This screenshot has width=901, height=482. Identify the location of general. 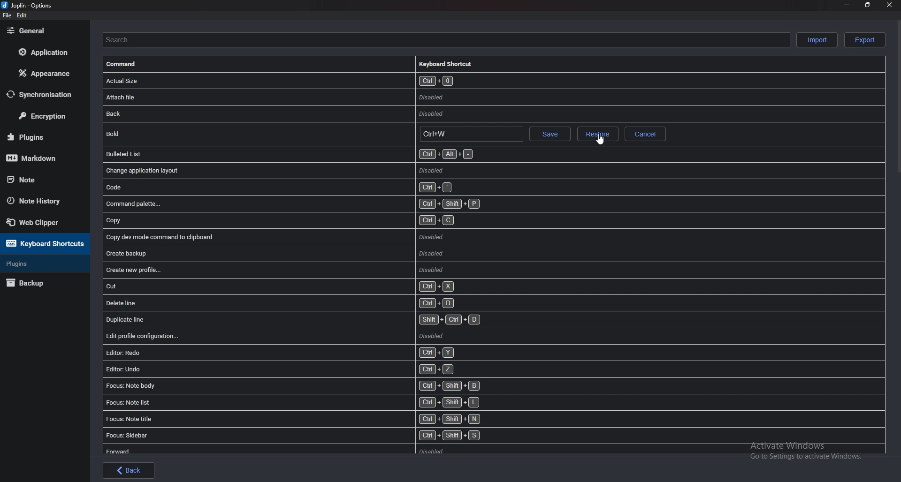
(42, 30).